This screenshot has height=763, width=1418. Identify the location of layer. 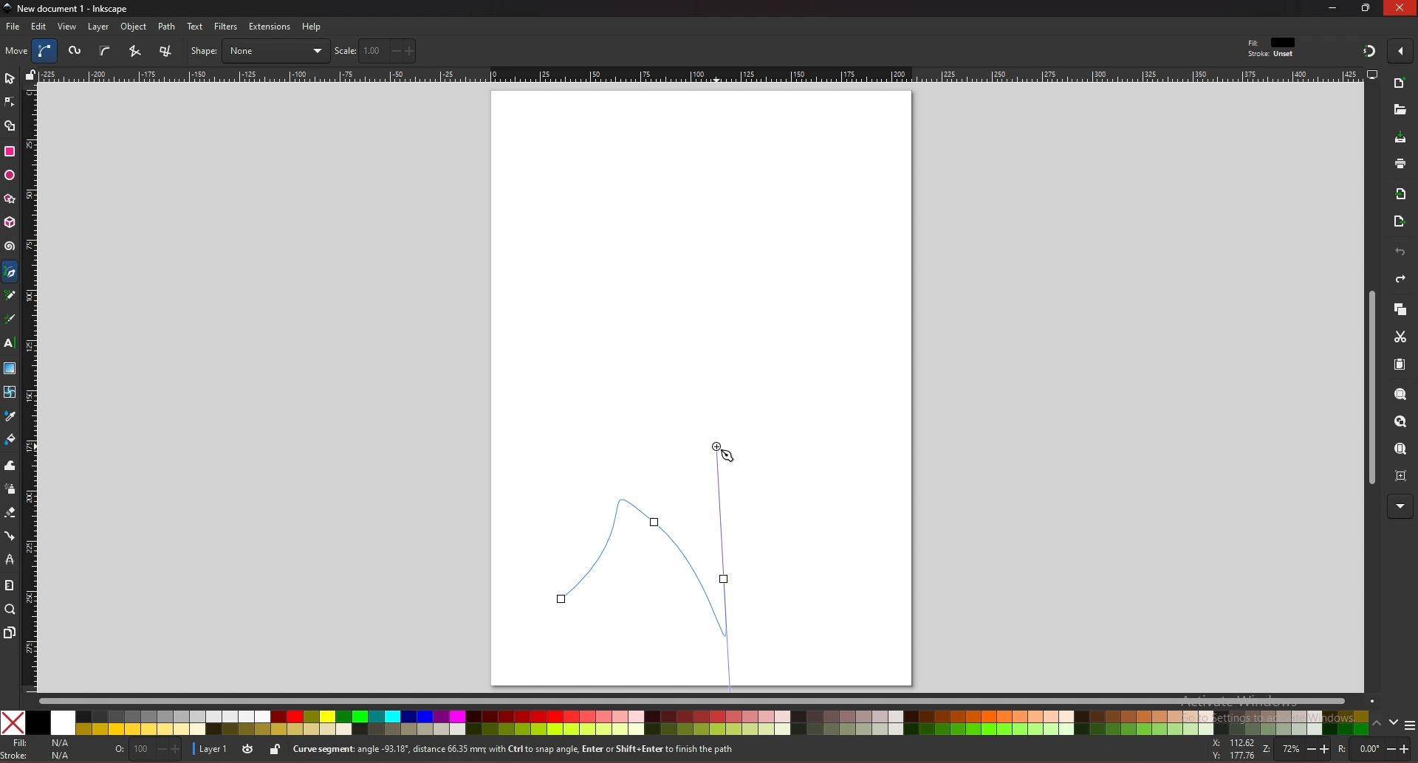
(209, 750).